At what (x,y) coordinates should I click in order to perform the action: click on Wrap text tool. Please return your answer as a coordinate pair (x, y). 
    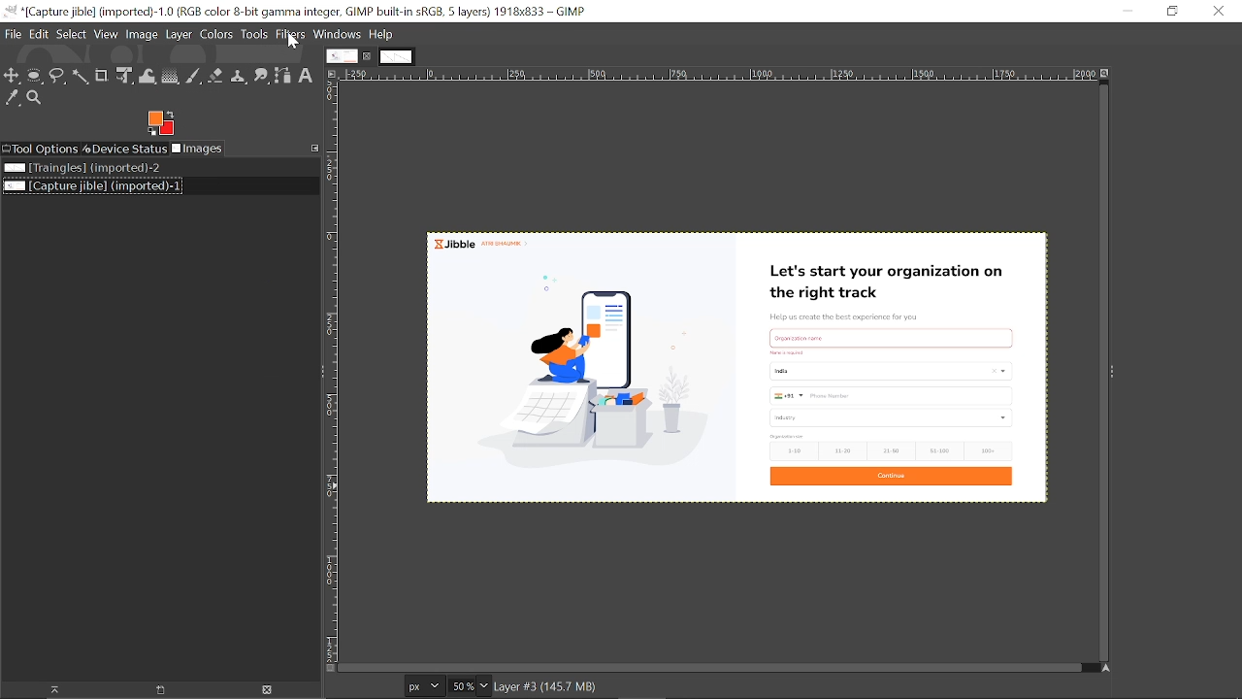
    Looking at the image, I should click on (148, 77).